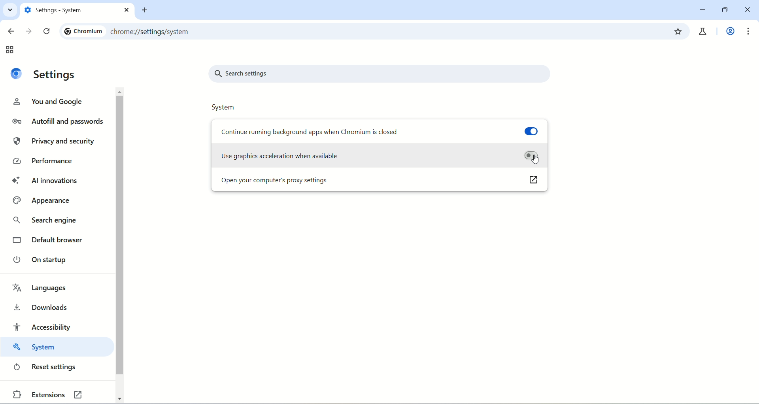 The height and width of the screenshot is (404, 759). Describe the element at coordinates (85, 394) in the screenshot. I see `link` at that location.